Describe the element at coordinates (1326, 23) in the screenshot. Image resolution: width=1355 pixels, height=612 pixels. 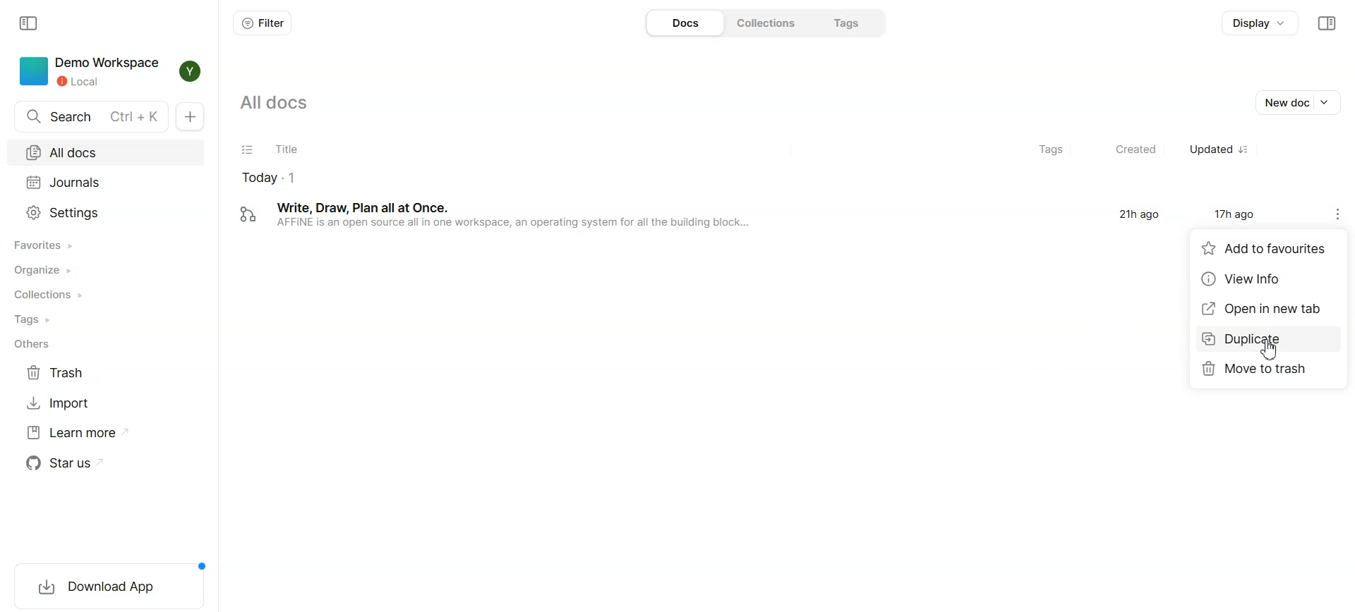
I see `Collapse sidebar` at that location.